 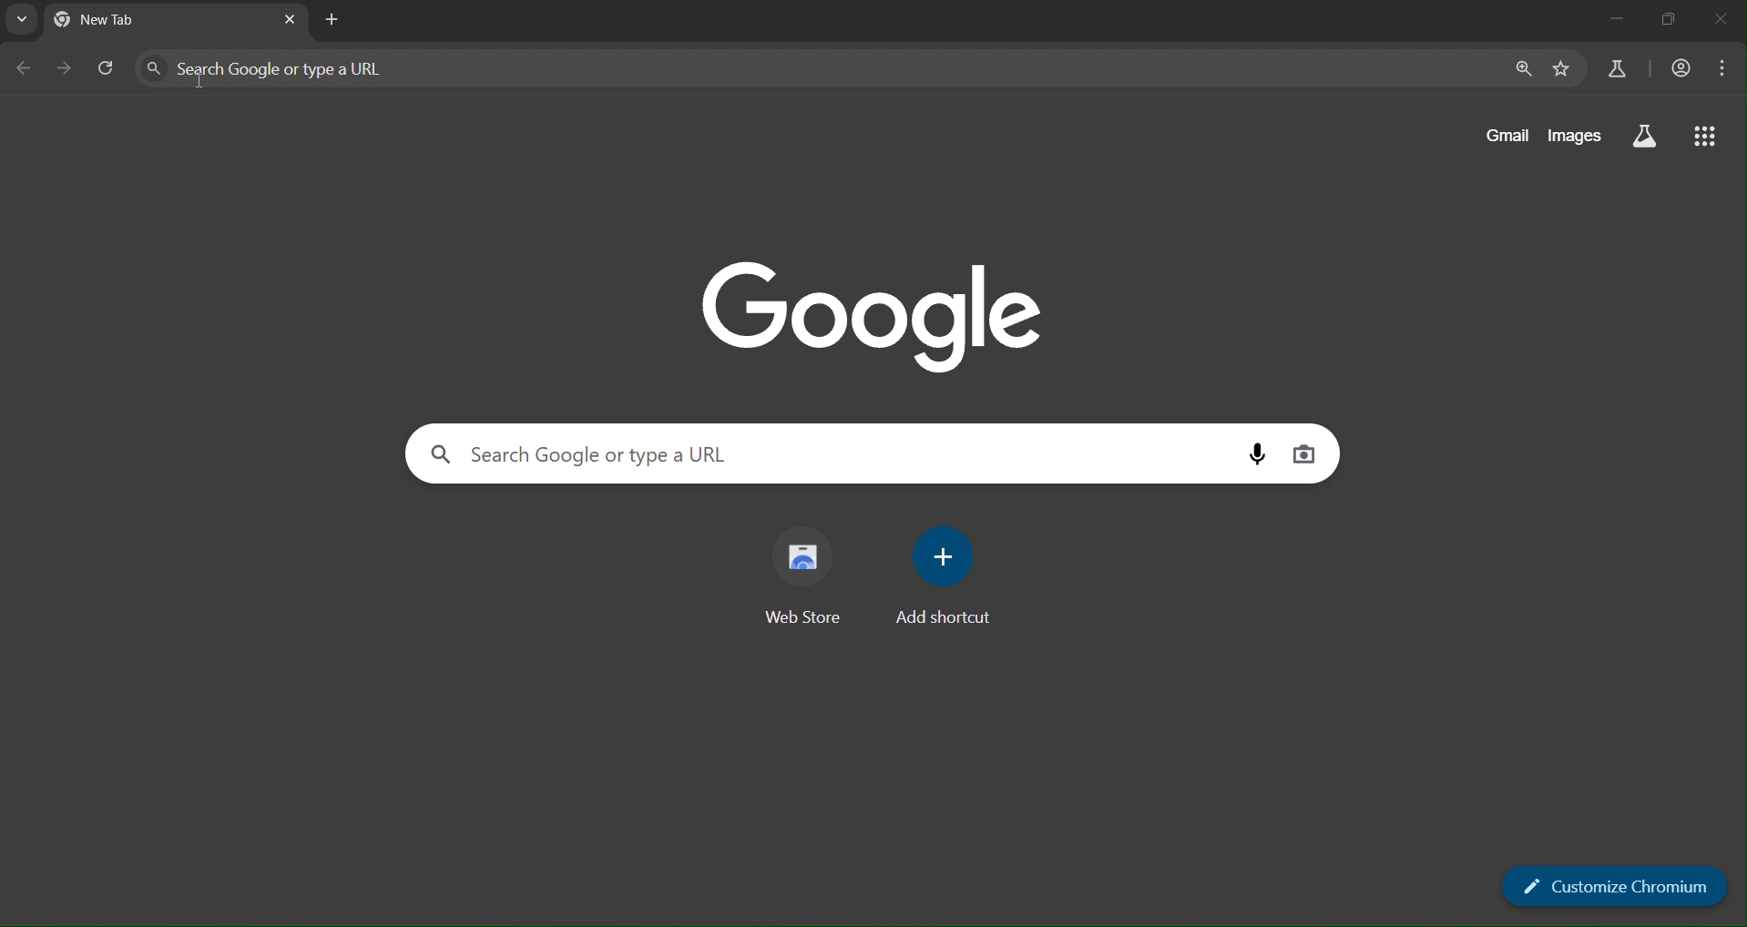 I want to click on new tab, so click(x=331, y=23).